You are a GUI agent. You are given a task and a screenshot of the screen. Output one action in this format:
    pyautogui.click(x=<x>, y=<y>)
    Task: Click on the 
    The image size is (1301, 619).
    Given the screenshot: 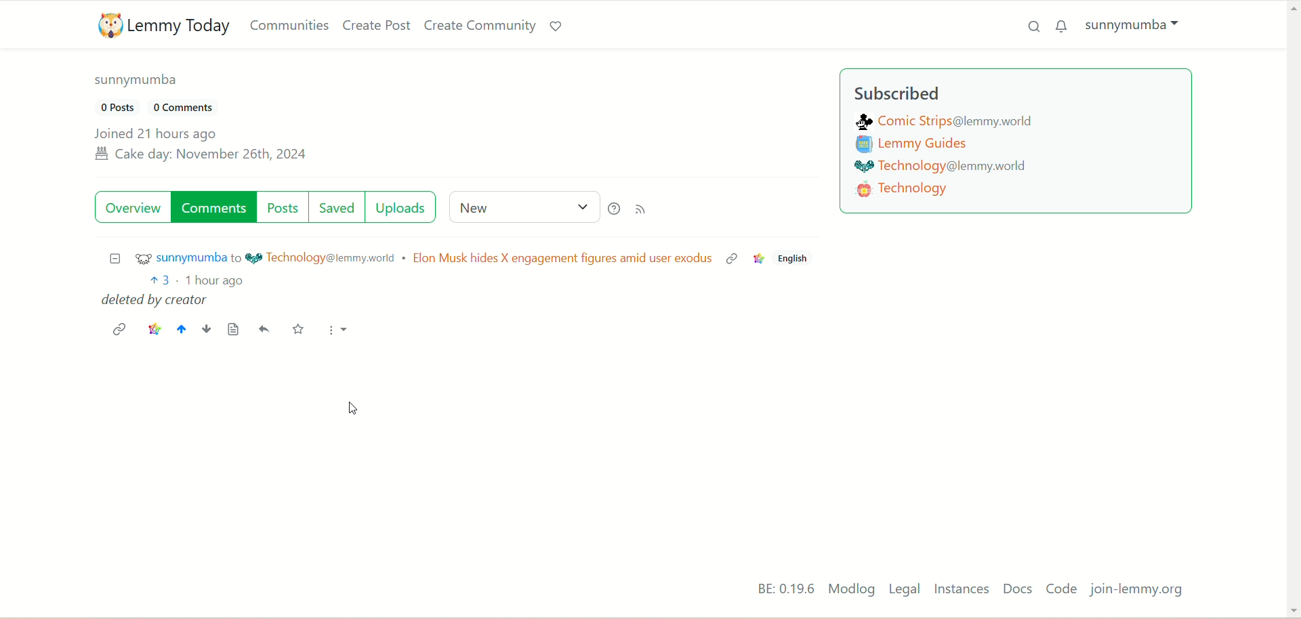 What is the action you would take?
    pyautogui.click(x=731, y=259)
    